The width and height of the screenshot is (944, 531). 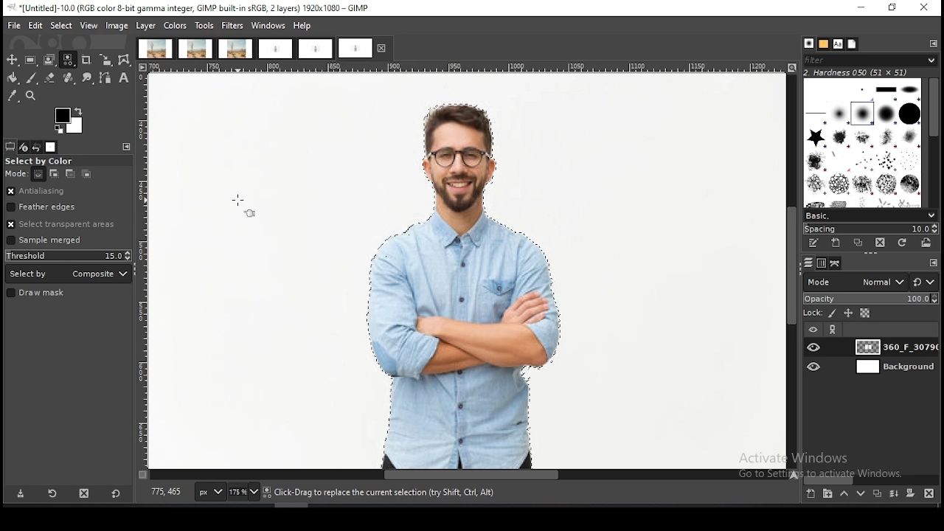 I want to click on colors, so click(x=70, y=121).